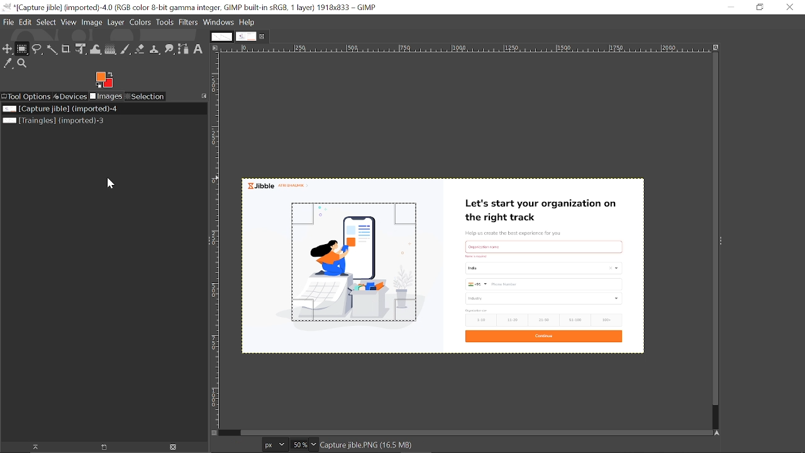 The width and height of the screenshot is (805, 453). Describe the element at coordinates (113, 185) in the screenshot. I see `Cursor` at that location.